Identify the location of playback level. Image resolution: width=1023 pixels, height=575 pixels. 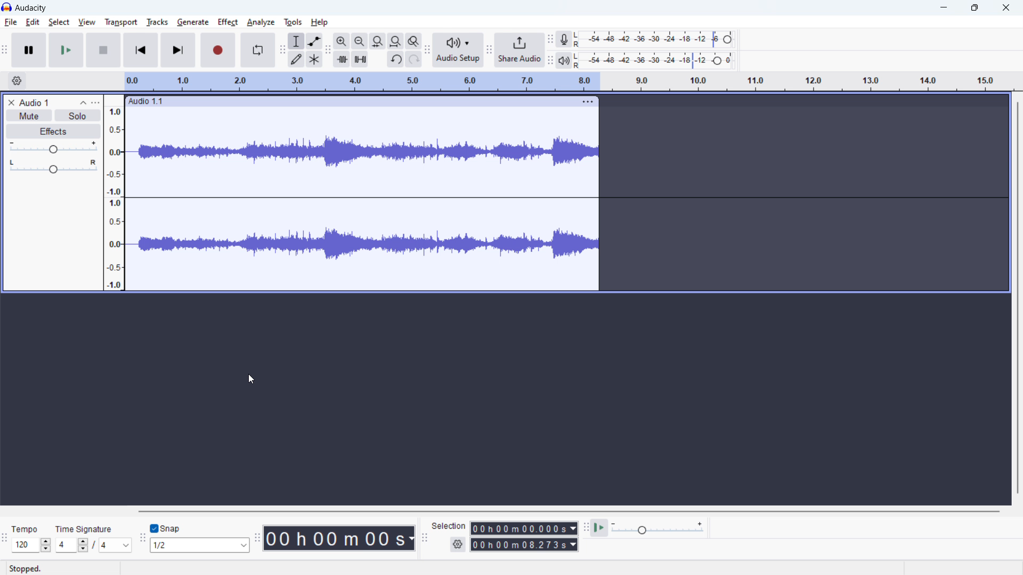
(654, 60).